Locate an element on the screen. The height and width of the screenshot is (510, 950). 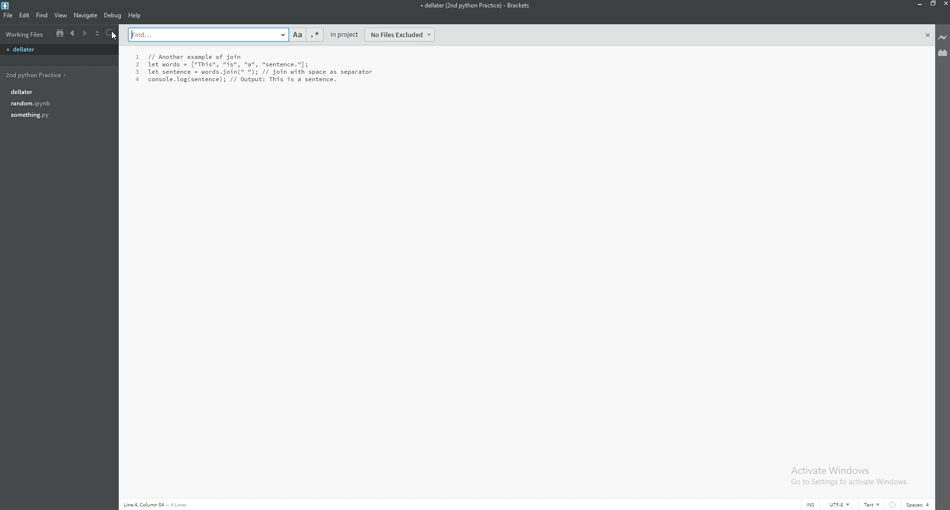
file is located at coordinates (9, 16).